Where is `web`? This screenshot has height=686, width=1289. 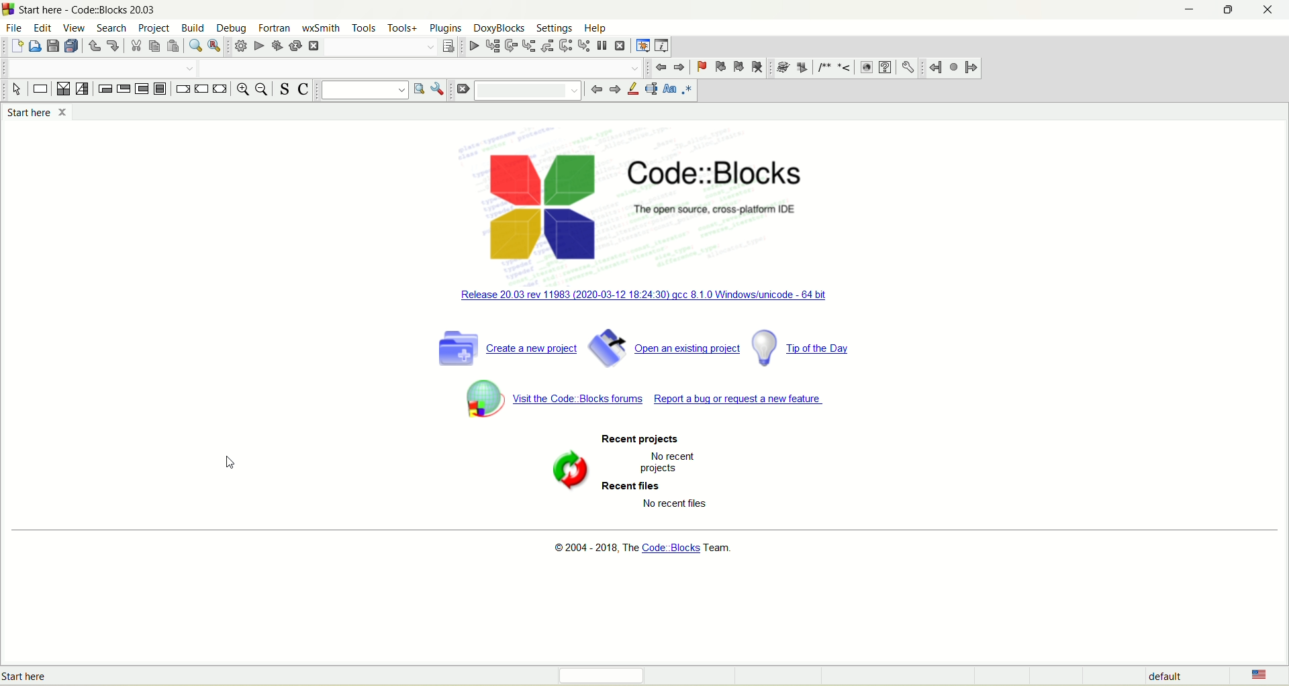 web is located at coordinates (867, 67).